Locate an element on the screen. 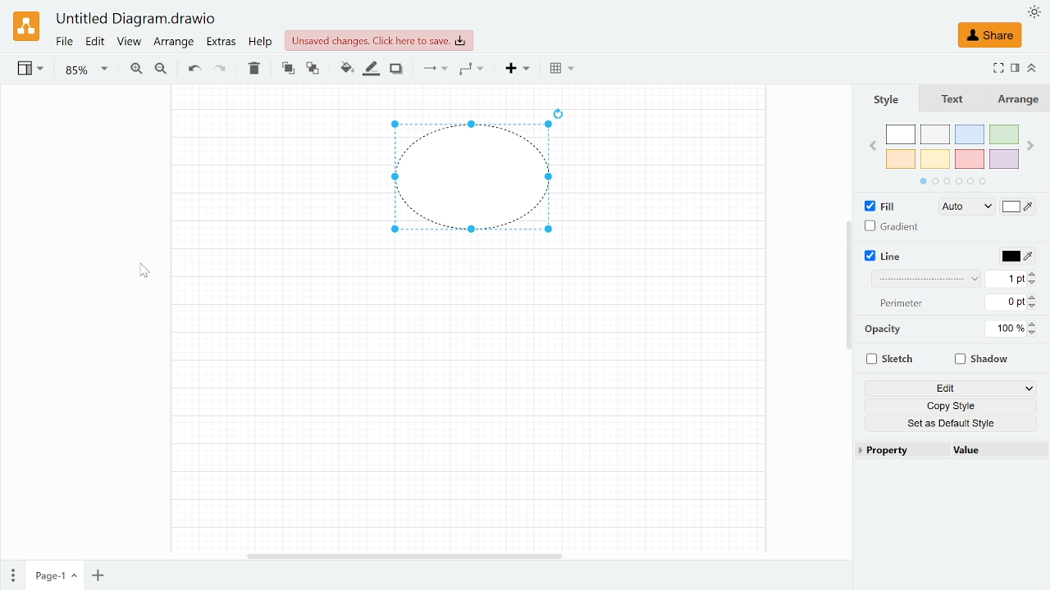 The height and width of the screenshot is (590, 1050). Fill line is located at coordinates (369, 70).